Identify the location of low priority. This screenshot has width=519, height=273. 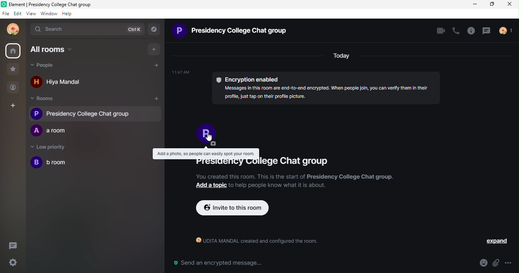
(51, 148).